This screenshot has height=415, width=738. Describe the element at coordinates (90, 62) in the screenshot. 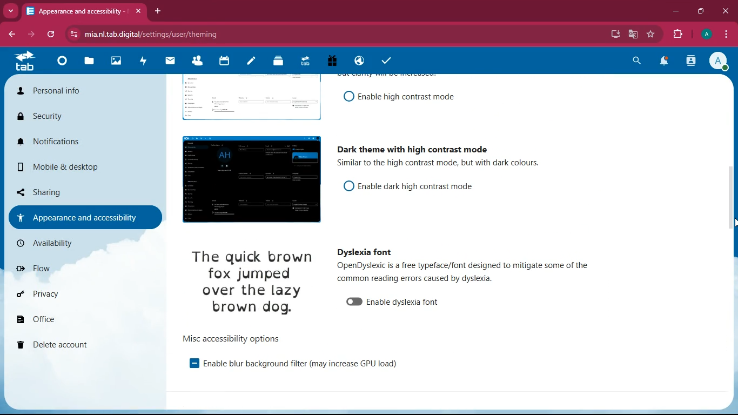

I see `files` at that location.